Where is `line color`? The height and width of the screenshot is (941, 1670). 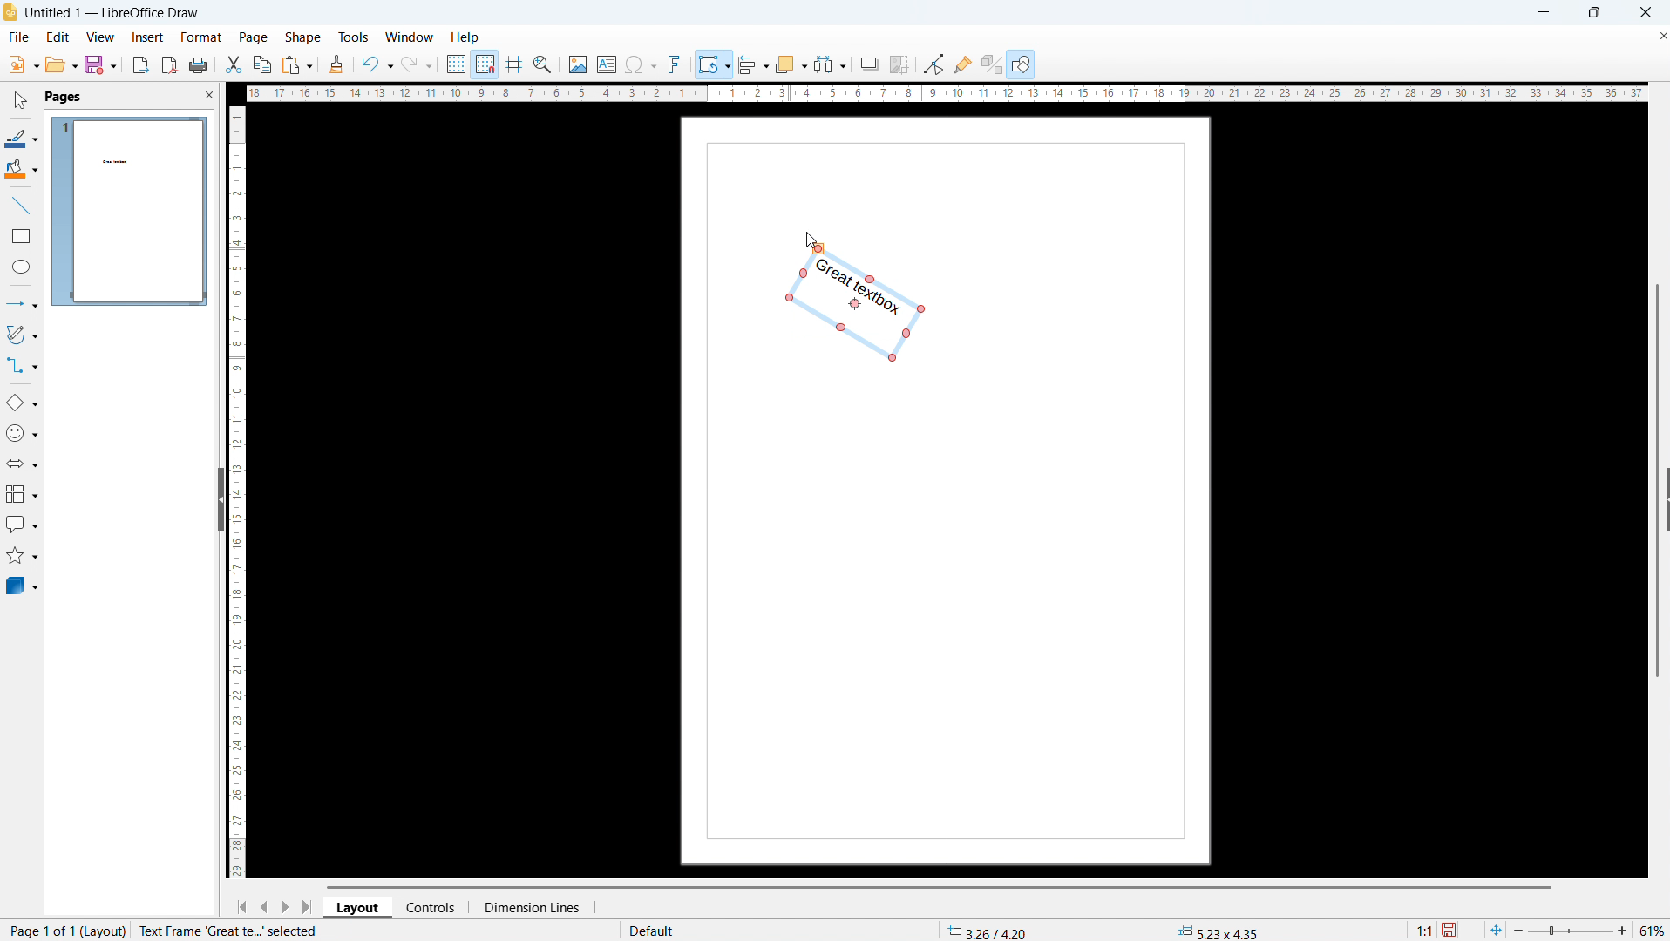
line color is located at coordinates (22, 137).